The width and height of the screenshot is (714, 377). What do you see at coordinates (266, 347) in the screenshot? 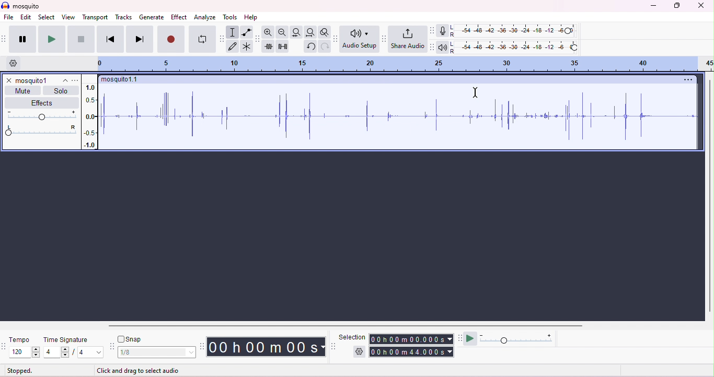
I see `time` at bounding box center [266, 347].